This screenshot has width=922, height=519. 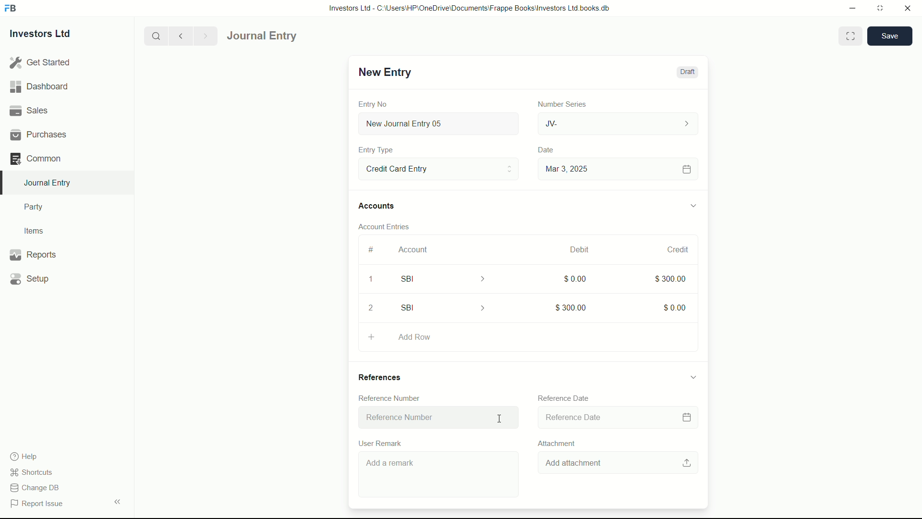 What do you see at coordinates (575, 250) in the screenshot?
I see `Debit` at bounding box center [575, 250].